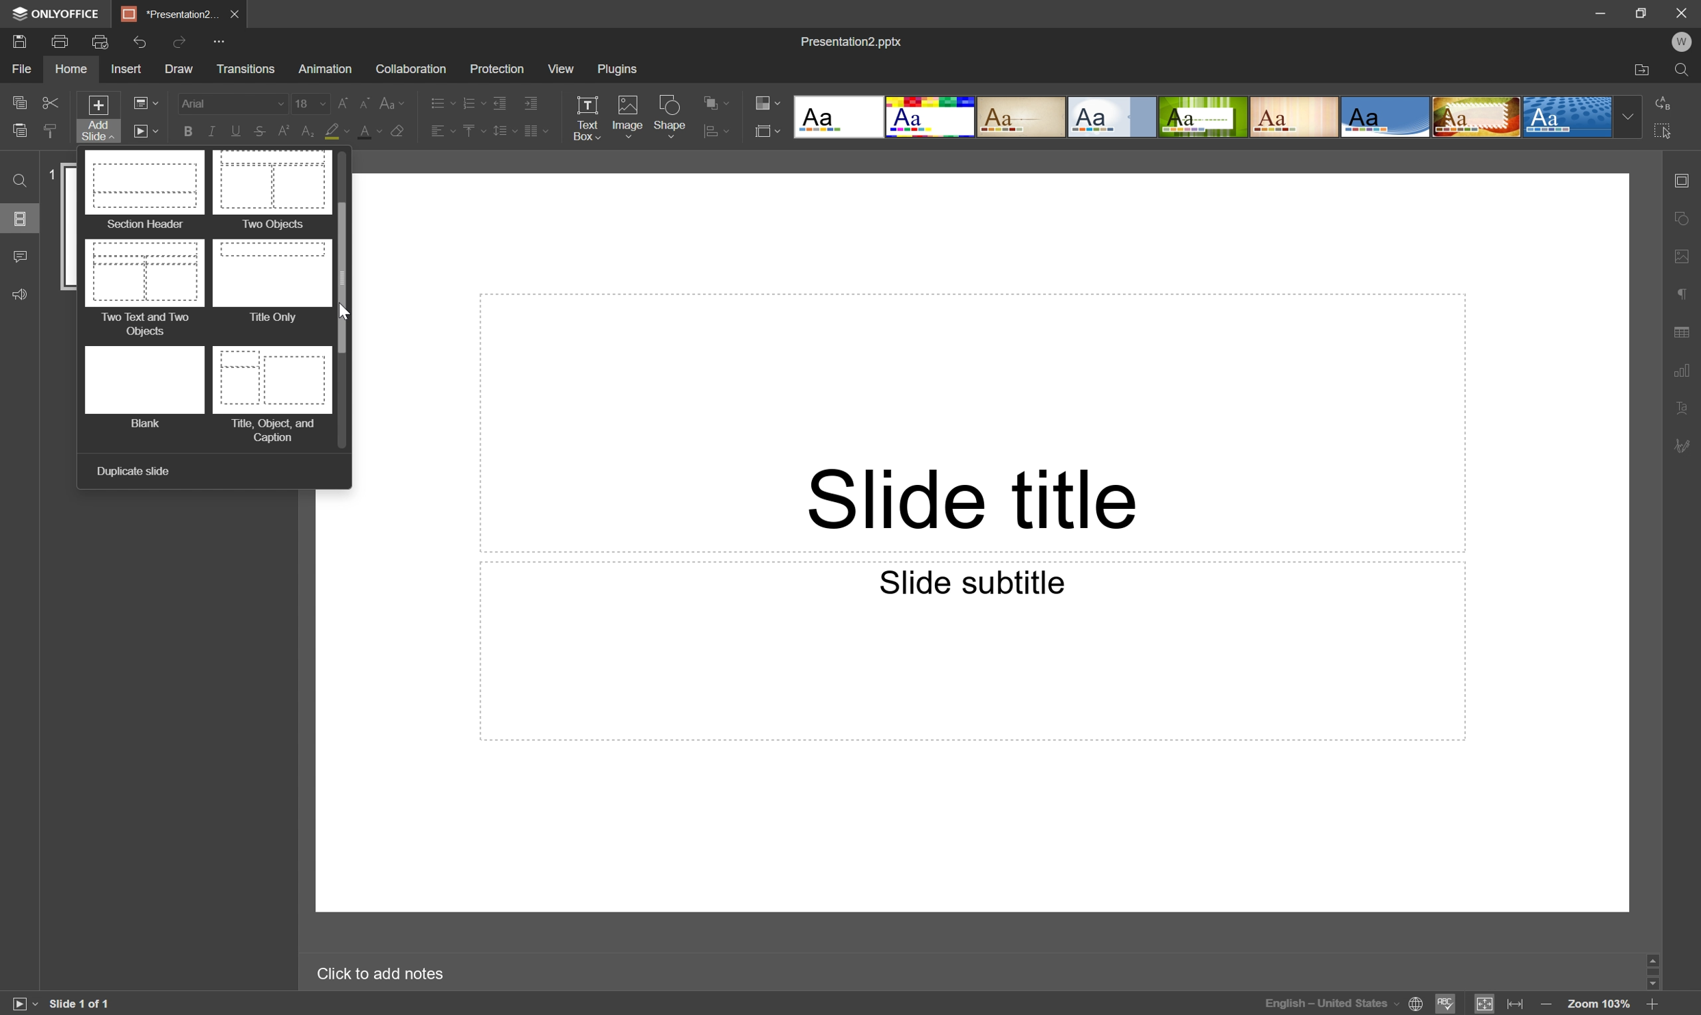 This screenshot has height=1015, width=1701. Describe the element at coordinates (21, 220) in the screenshot. I see `Slides` at that location.